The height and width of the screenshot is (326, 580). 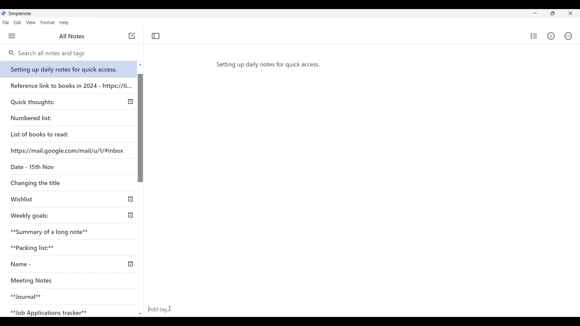 What do you see at coordinates (48, 117) in the screenshot?
I see `Numbered list` at bounding box center [48, 117].